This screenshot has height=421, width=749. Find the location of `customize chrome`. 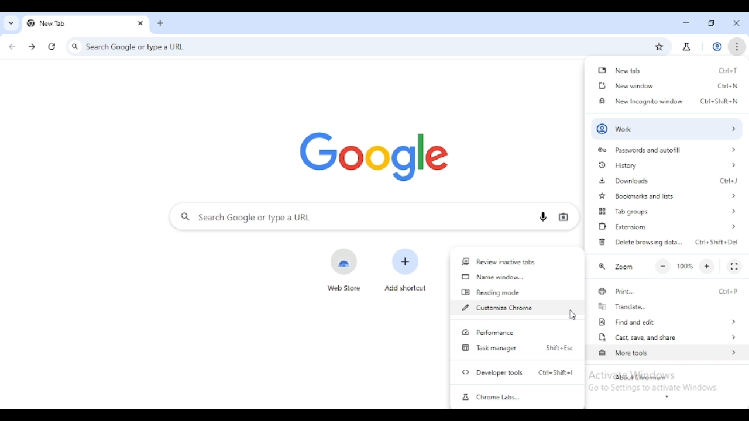

customize chrome is located at coordinates (499, 308).